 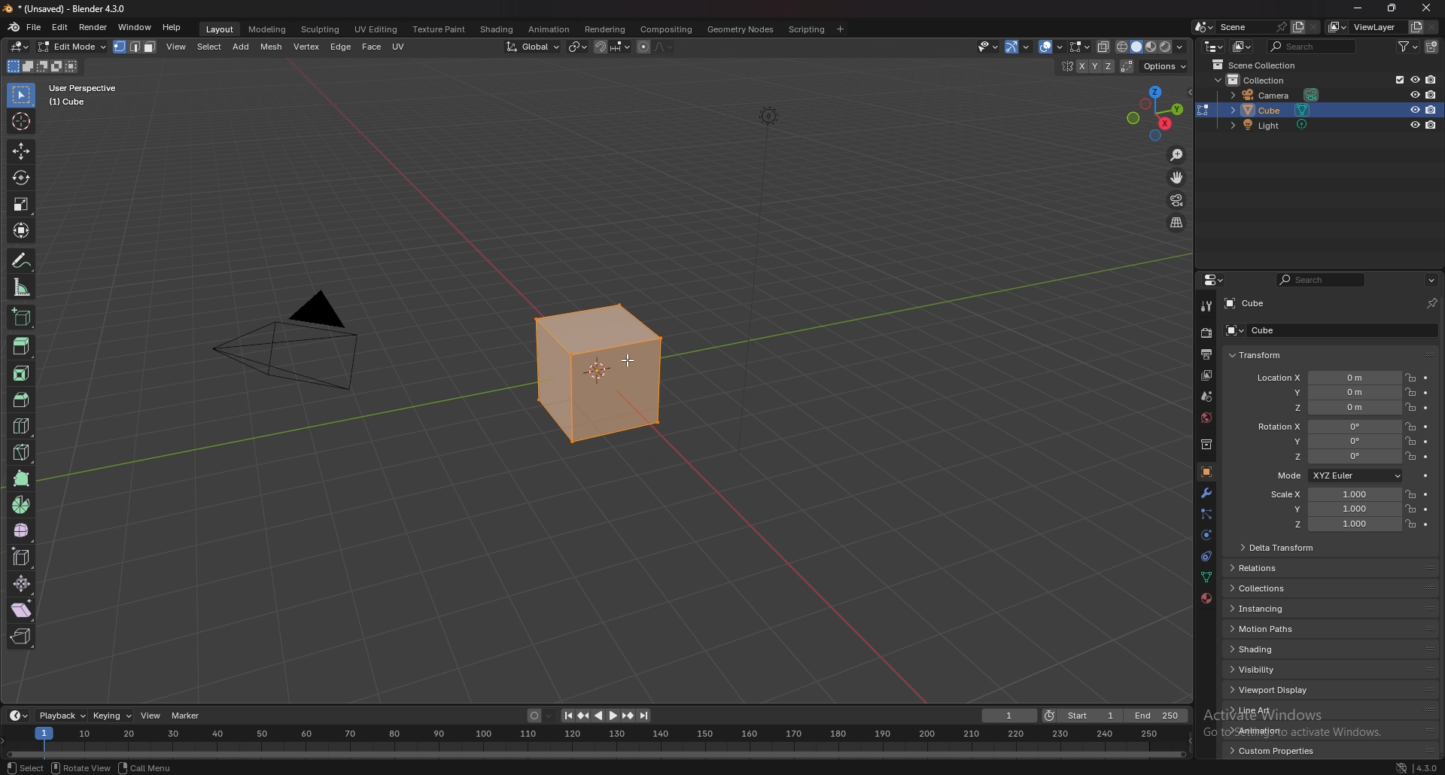 I want to click on change object, so click(x=1201, y=110).